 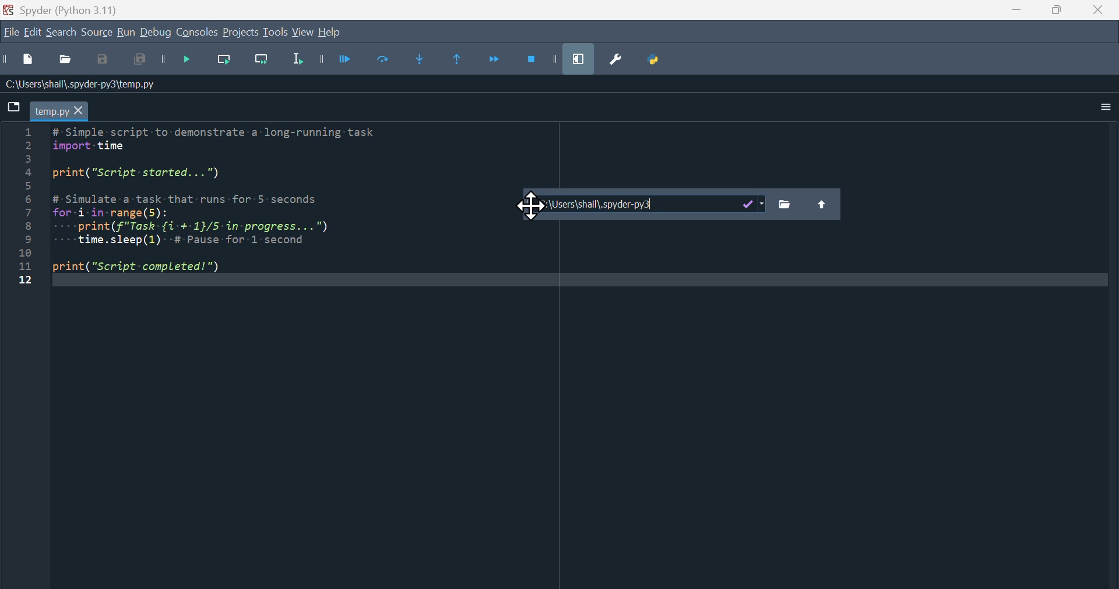 What do you see at coordinates (61, 33) in the screenshot?
I see `search` at bounding box center [61, 33].